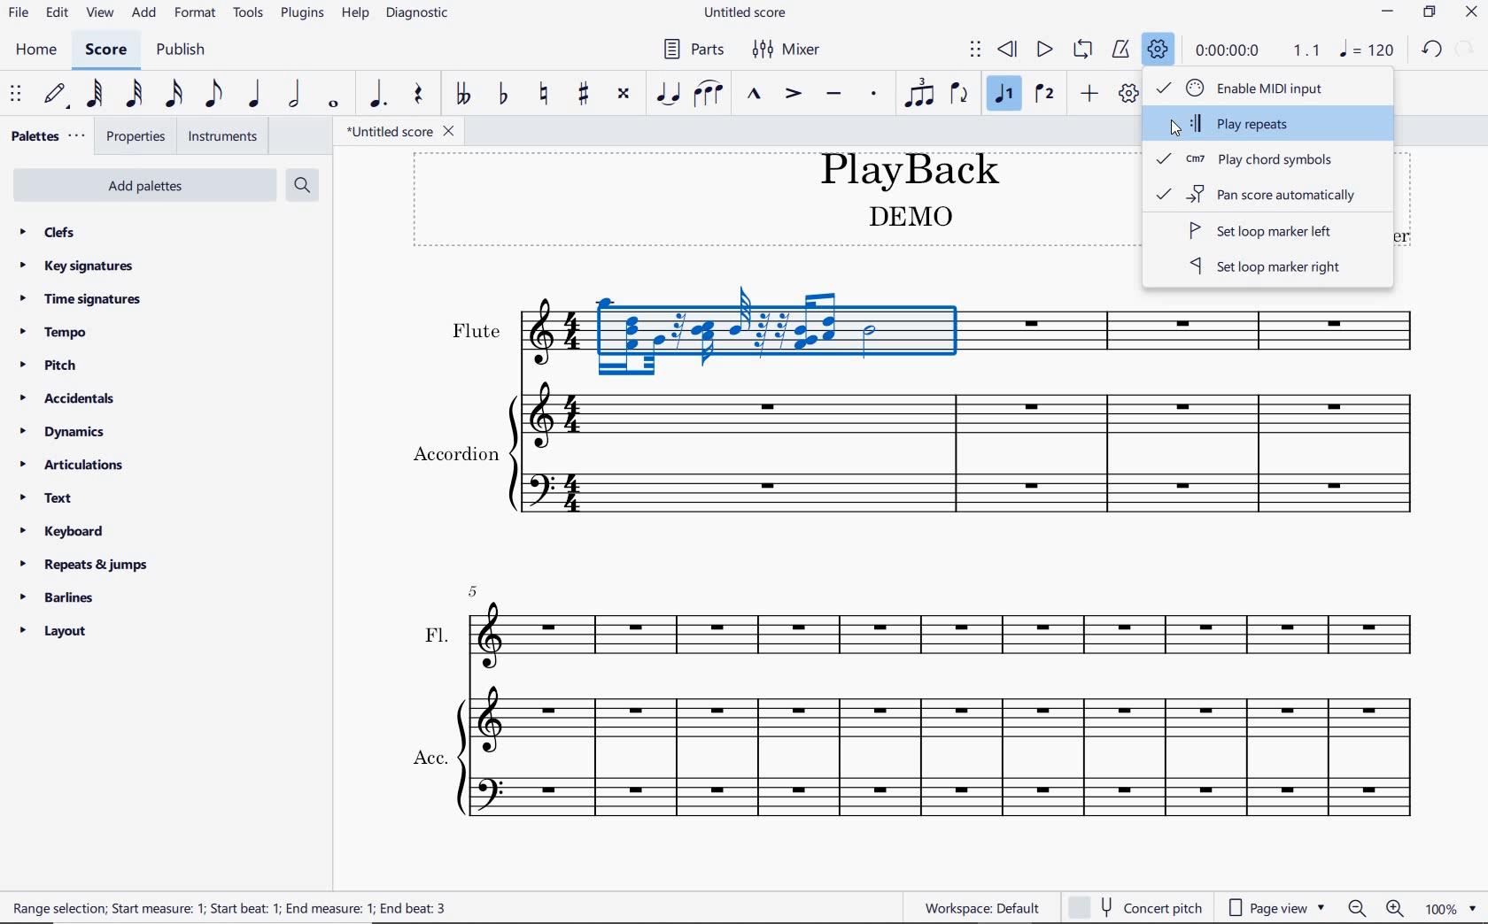  Describe the element at coordinates (1089, 93) in the screenshot. I see `add` at that location.